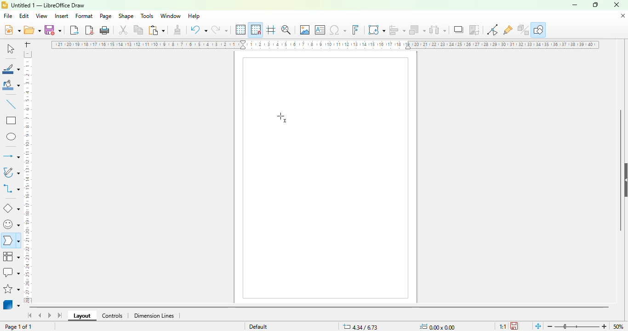 Image resolution: width=628 pixels, height=331 pixels. Describe the element at coordinates (575, 6) in the screenshot. I see `minimize` at that location.